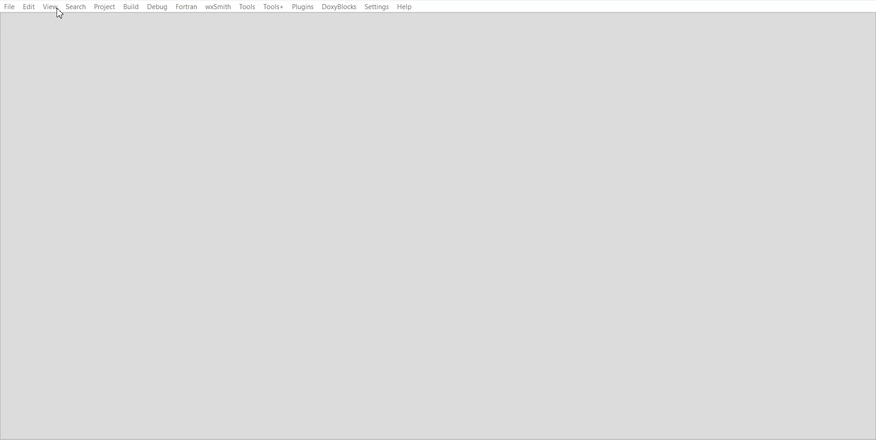 The height and width of the screenshot is (440, 876). Describe the element at coordinates (273, 7) in the screenshot. I see `Tools+` at that location.